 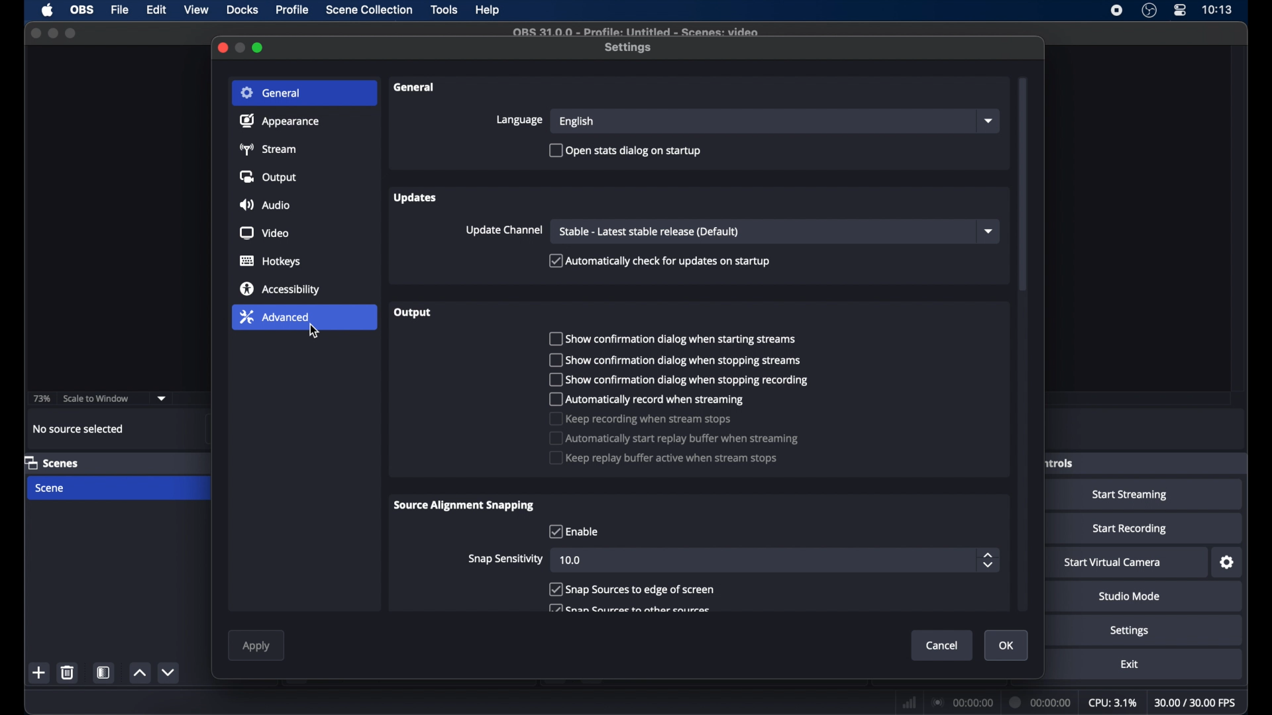 I want to click on audio, so click(x=264, y=206).